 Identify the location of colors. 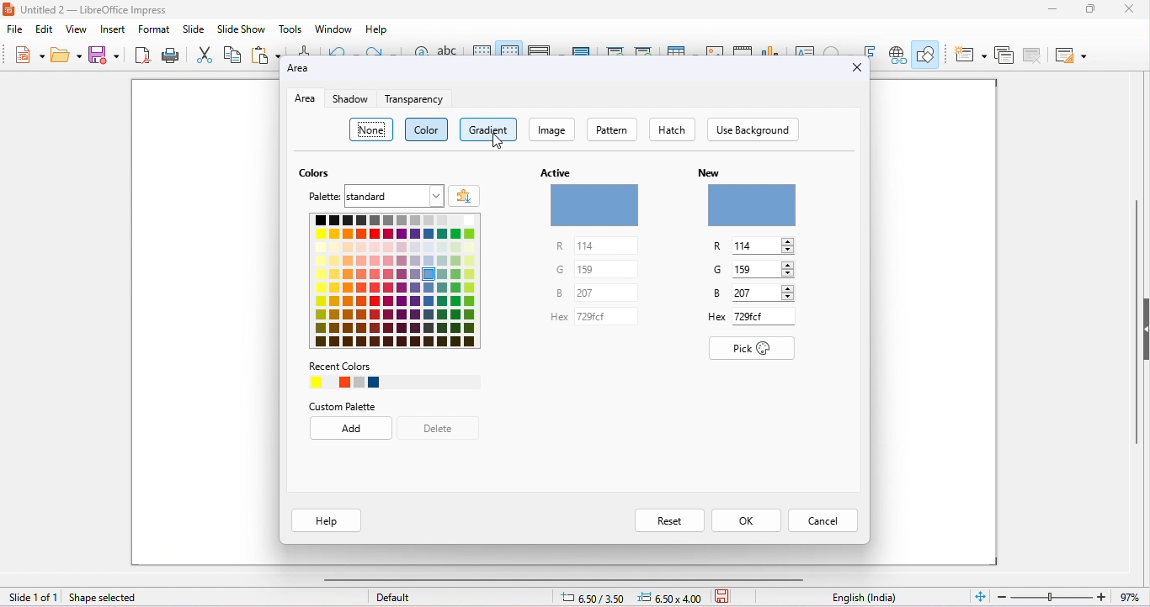
(315, 172).